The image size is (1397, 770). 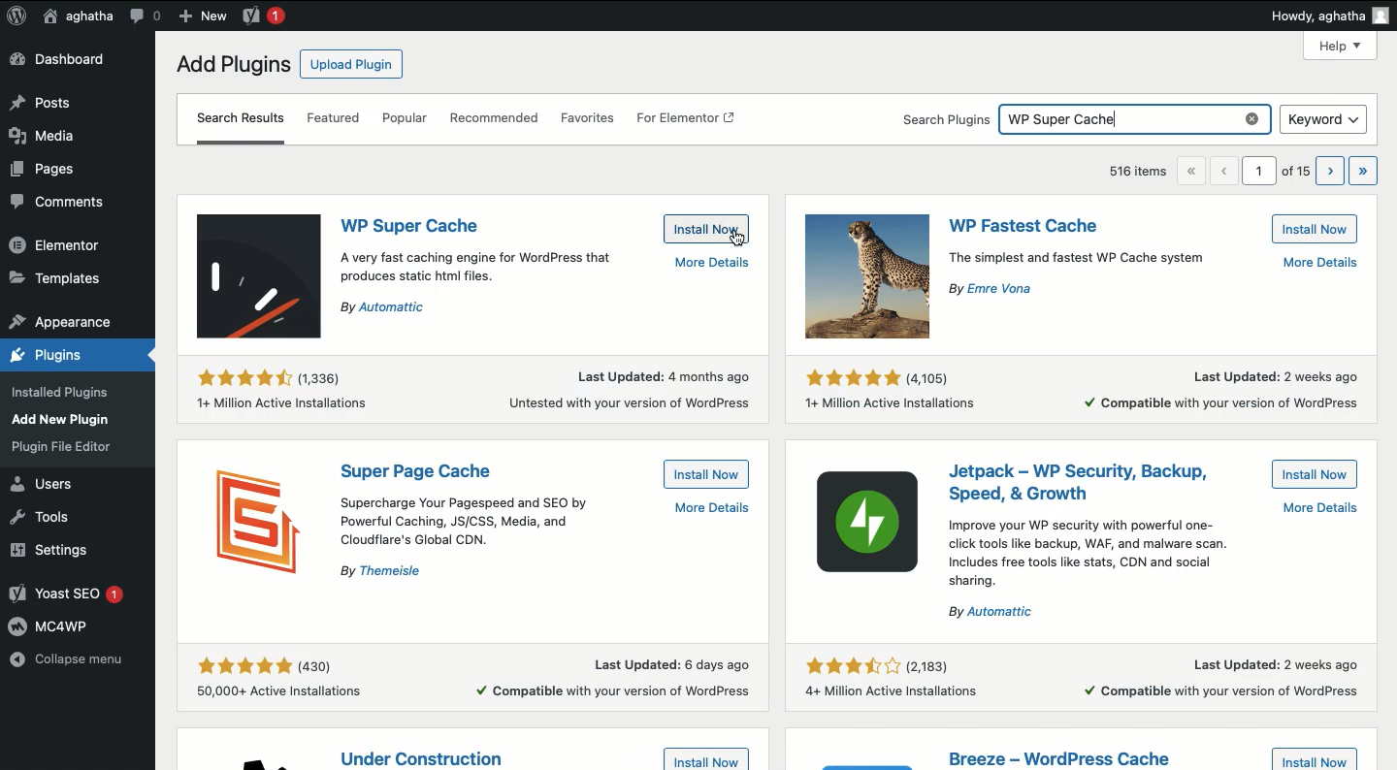 I want to click on Improve your WP security with powerful one-click tools like backup, WAF, and malware scan.Includes free tools like stats, CDN and social sharing.By Automattic, so click(x=1156, y=563).